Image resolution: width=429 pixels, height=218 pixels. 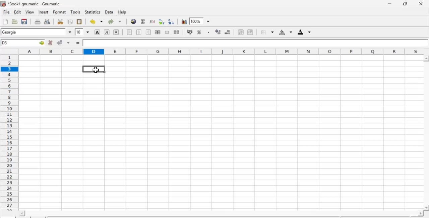 What do you see at coordinates (196, 21) in the screenshot?
I see `Zoom` at bounding box center [196, 21].